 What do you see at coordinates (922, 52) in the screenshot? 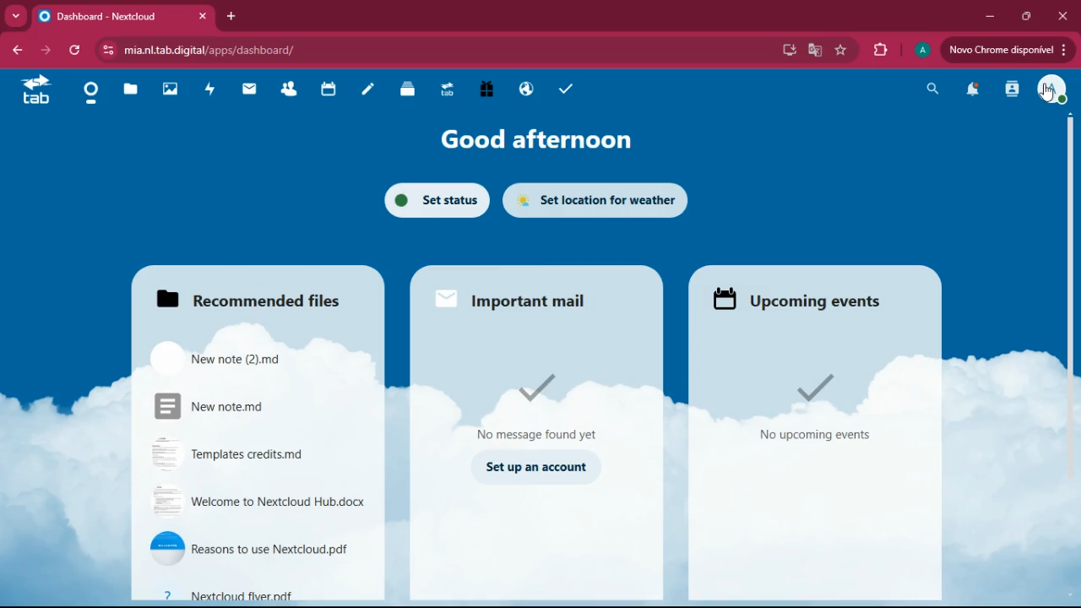
I see `profile` at bounding box center [922, 52].